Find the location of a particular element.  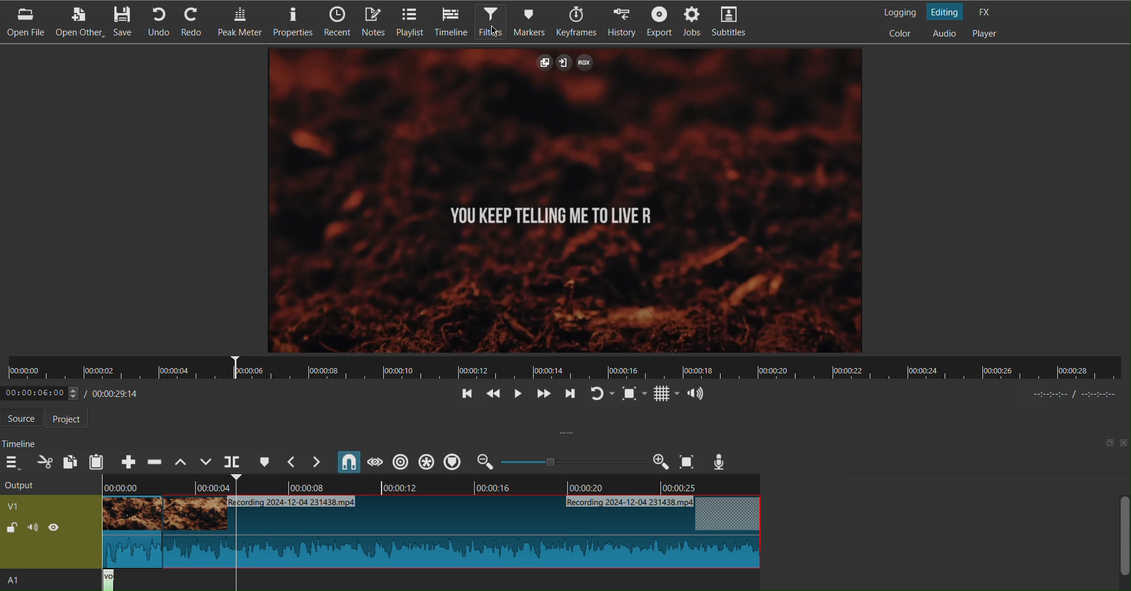

Audio is located at coordinates (943, 34).